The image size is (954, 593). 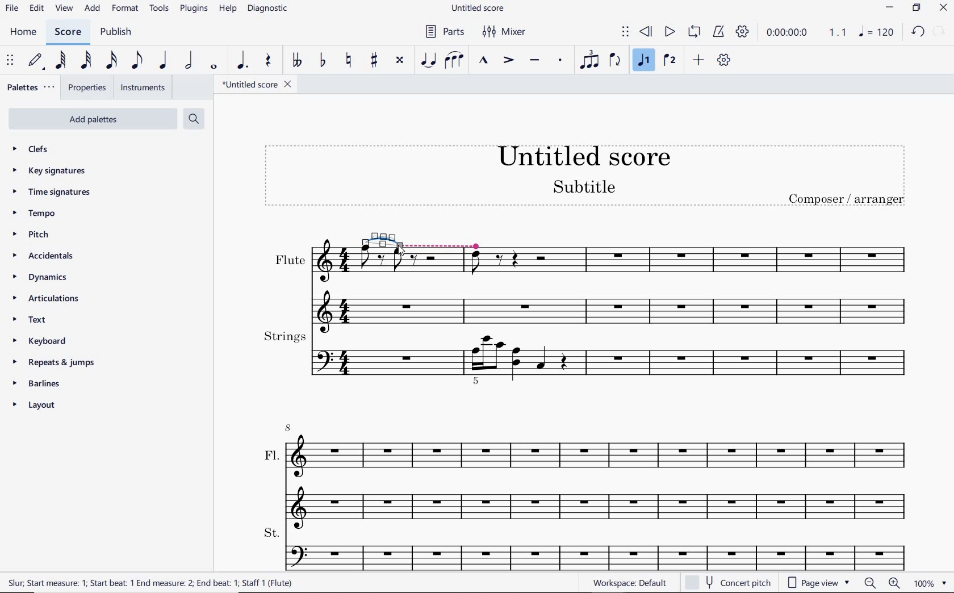 I want to click on tempo, so click(x=36, y=214).